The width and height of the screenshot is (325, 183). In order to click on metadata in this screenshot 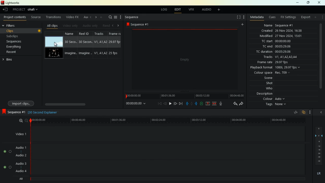, I will do `click(257, 17)`.